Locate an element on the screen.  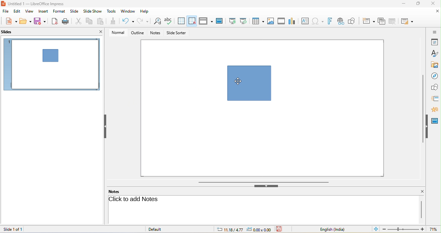
chart is located at coordinates (292, 20).